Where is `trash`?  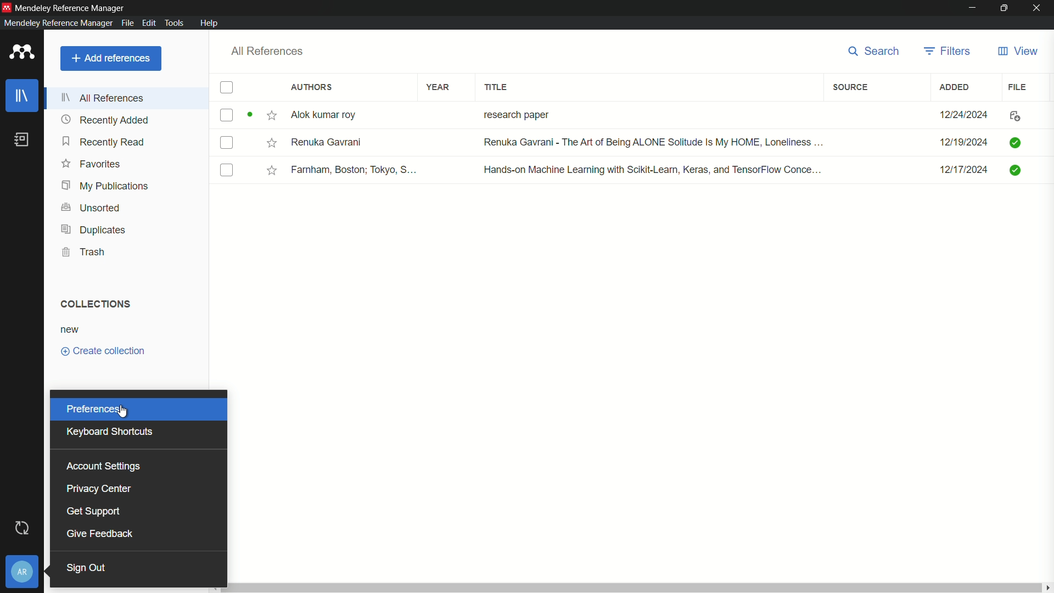 trash is located at coordinates (83, 252).